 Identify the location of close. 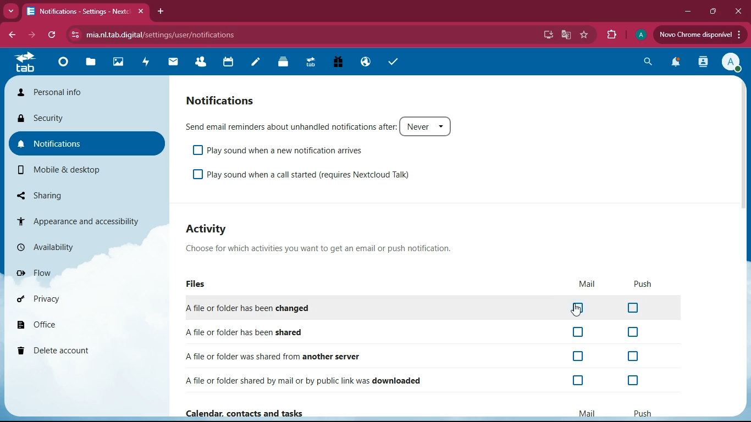
(738, 10).